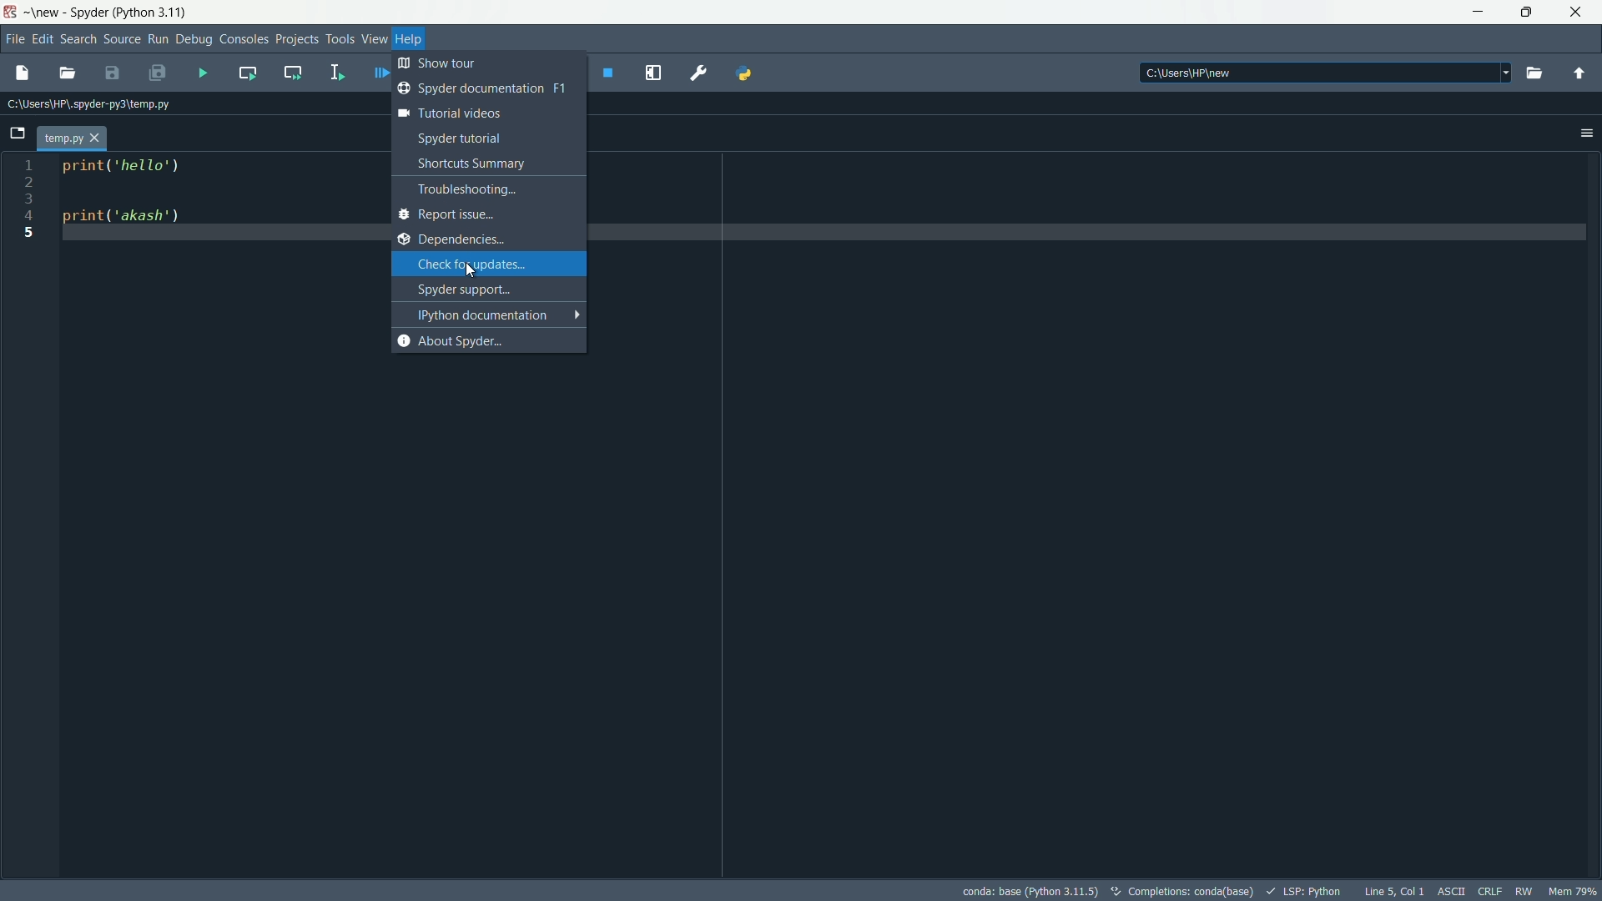  I want to click on shortcuts summary, so click(481, 163).